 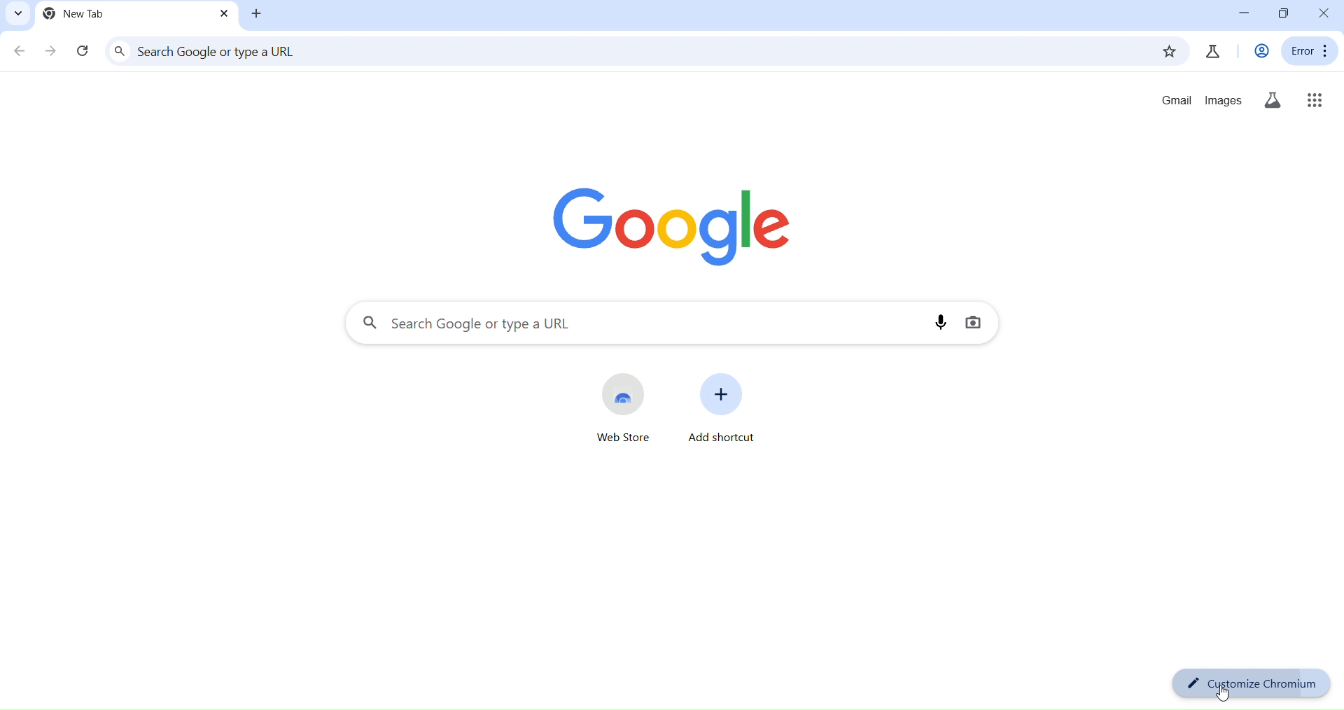 What do you see at coordinates (85, 53) in the screenshot?
I see `reload page` at bounding box center [85, 53].